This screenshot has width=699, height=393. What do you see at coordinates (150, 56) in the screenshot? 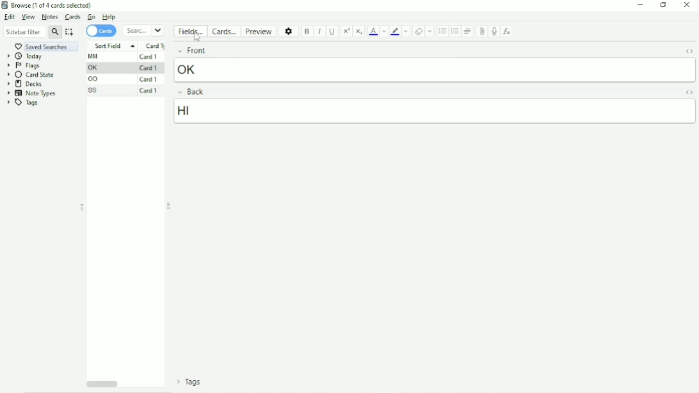
I see `Card 1` at bounding box center [150, 56].